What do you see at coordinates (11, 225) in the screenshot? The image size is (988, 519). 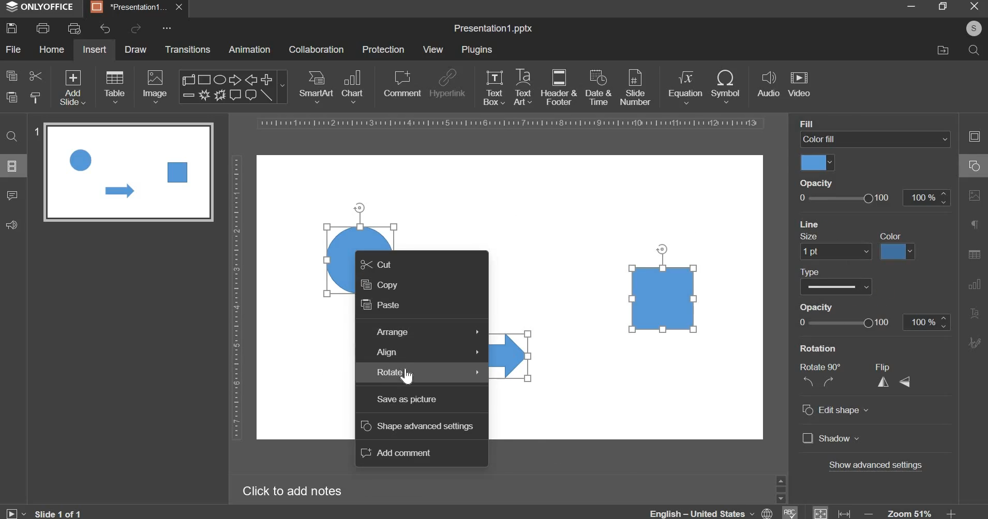 I see `feedback` at bounding box center [11, 225].